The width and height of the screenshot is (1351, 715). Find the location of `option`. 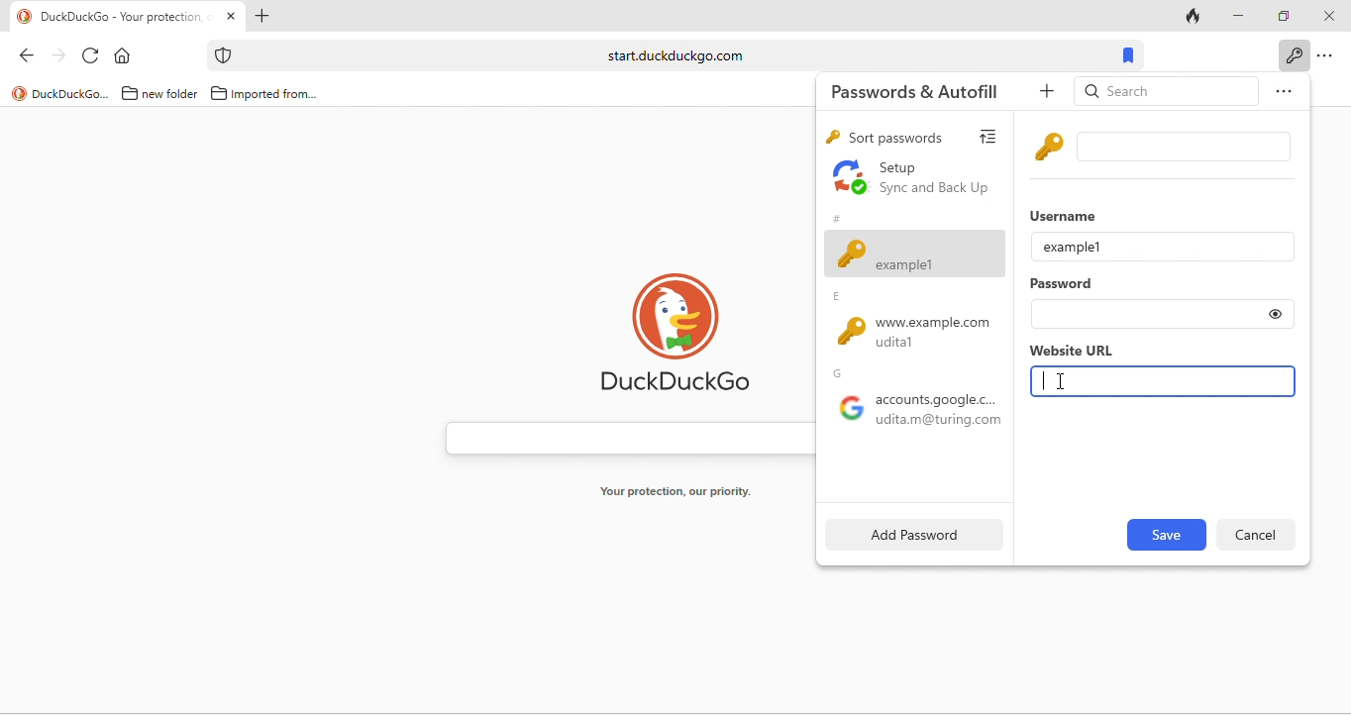

option is located at coordinates (1280, 94).